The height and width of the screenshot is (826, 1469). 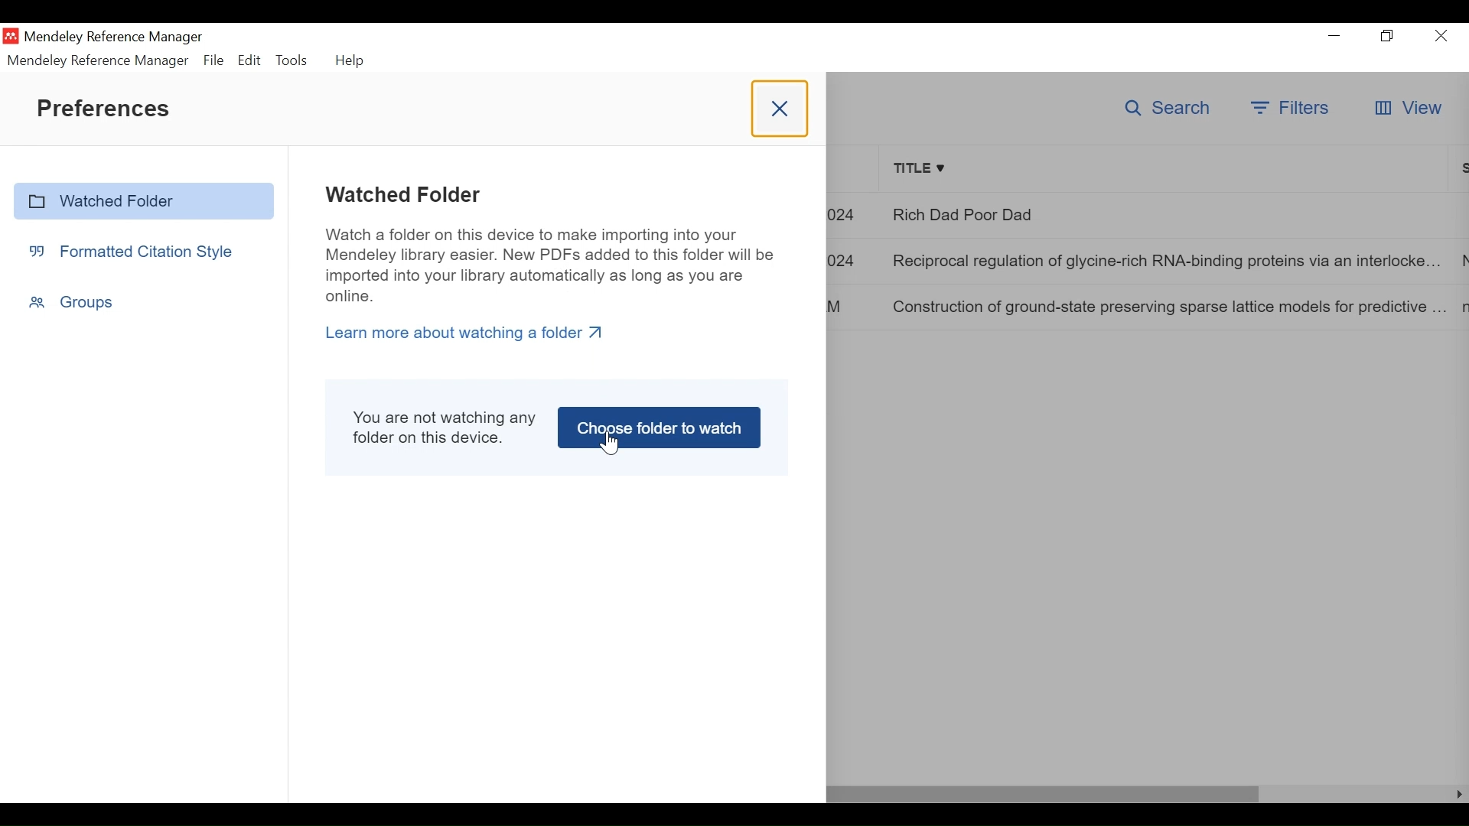 What do you see at coordinates (779, 108) in the screenshot?
I see `Close` at bounding box center [779, 108].